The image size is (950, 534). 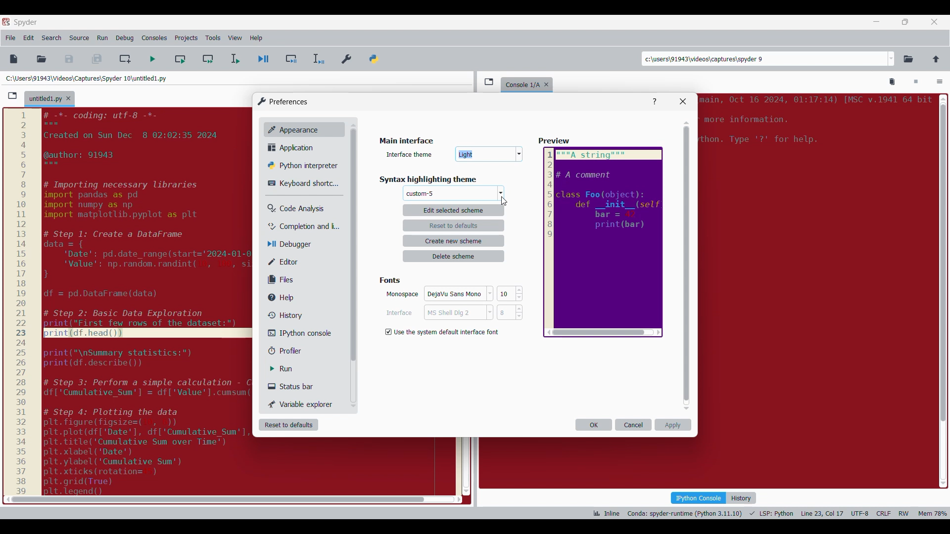 What do you see at coordinates (655, 102) in the screenshot?
I see `Help` at bounding box center [655, 102].